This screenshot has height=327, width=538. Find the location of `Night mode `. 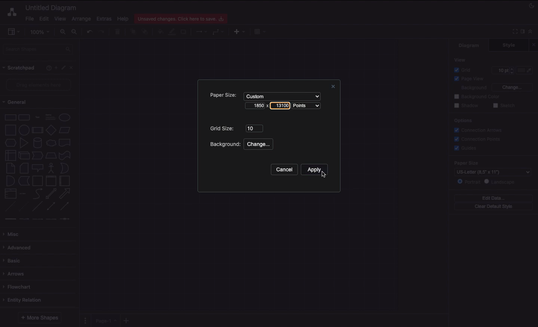

Night mode  is located at coordinates (532, 5).